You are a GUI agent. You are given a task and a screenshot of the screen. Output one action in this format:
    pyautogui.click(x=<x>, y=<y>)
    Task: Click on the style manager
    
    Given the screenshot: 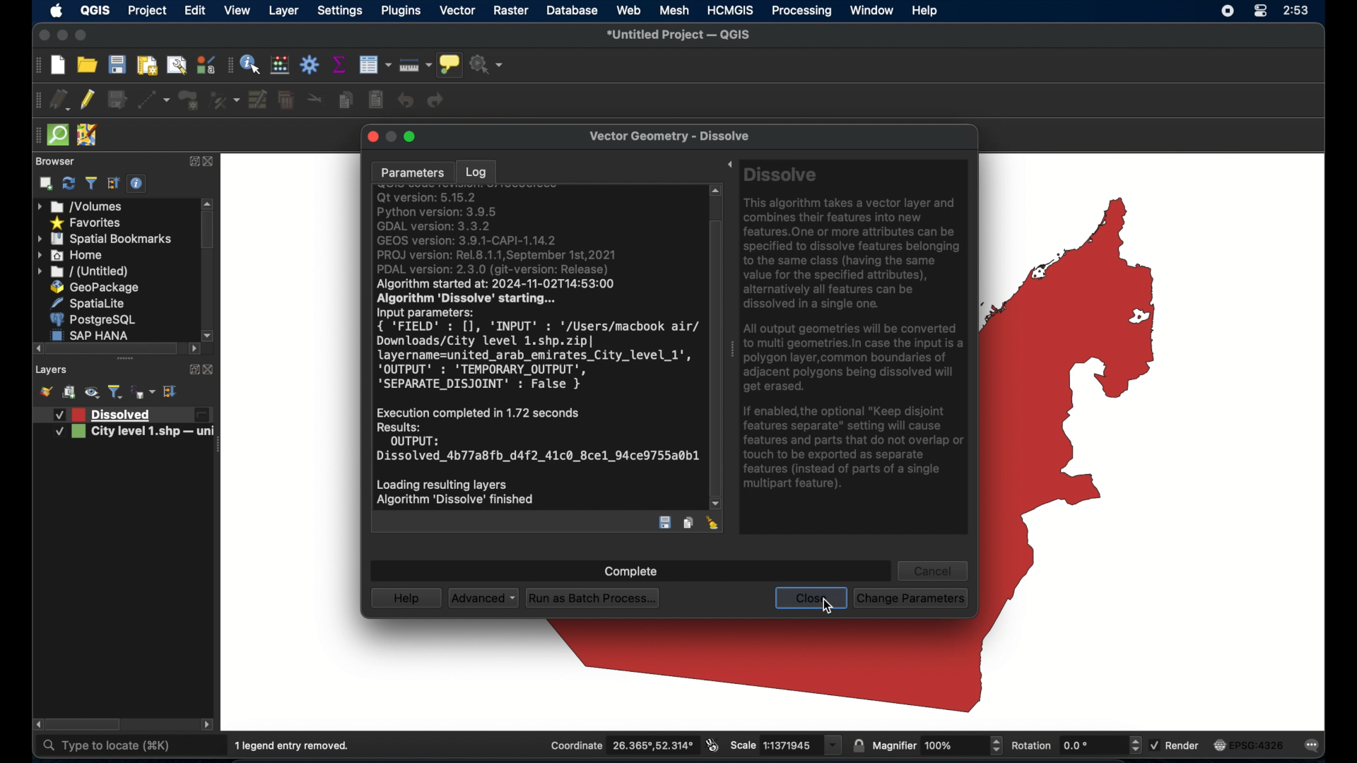 What is the action you would take?
    pyautogui.click(x=204, y=64)
    